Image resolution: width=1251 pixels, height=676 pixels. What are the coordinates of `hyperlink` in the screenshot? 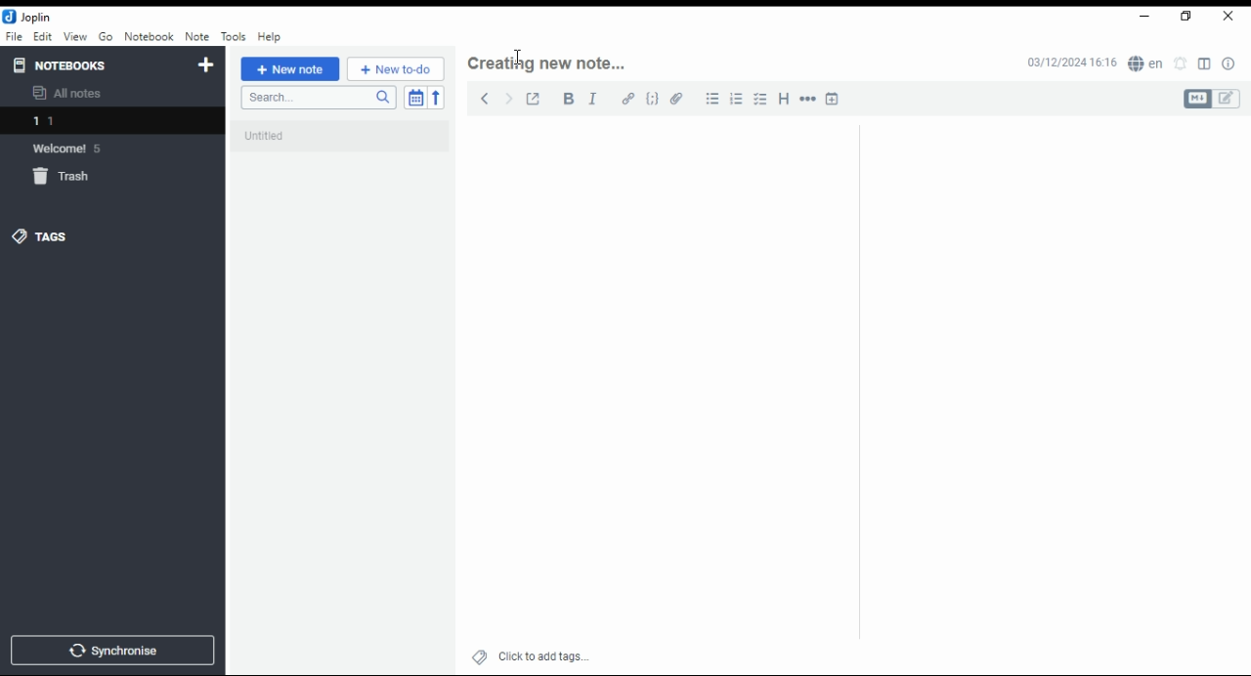 It's located at (628, 98).